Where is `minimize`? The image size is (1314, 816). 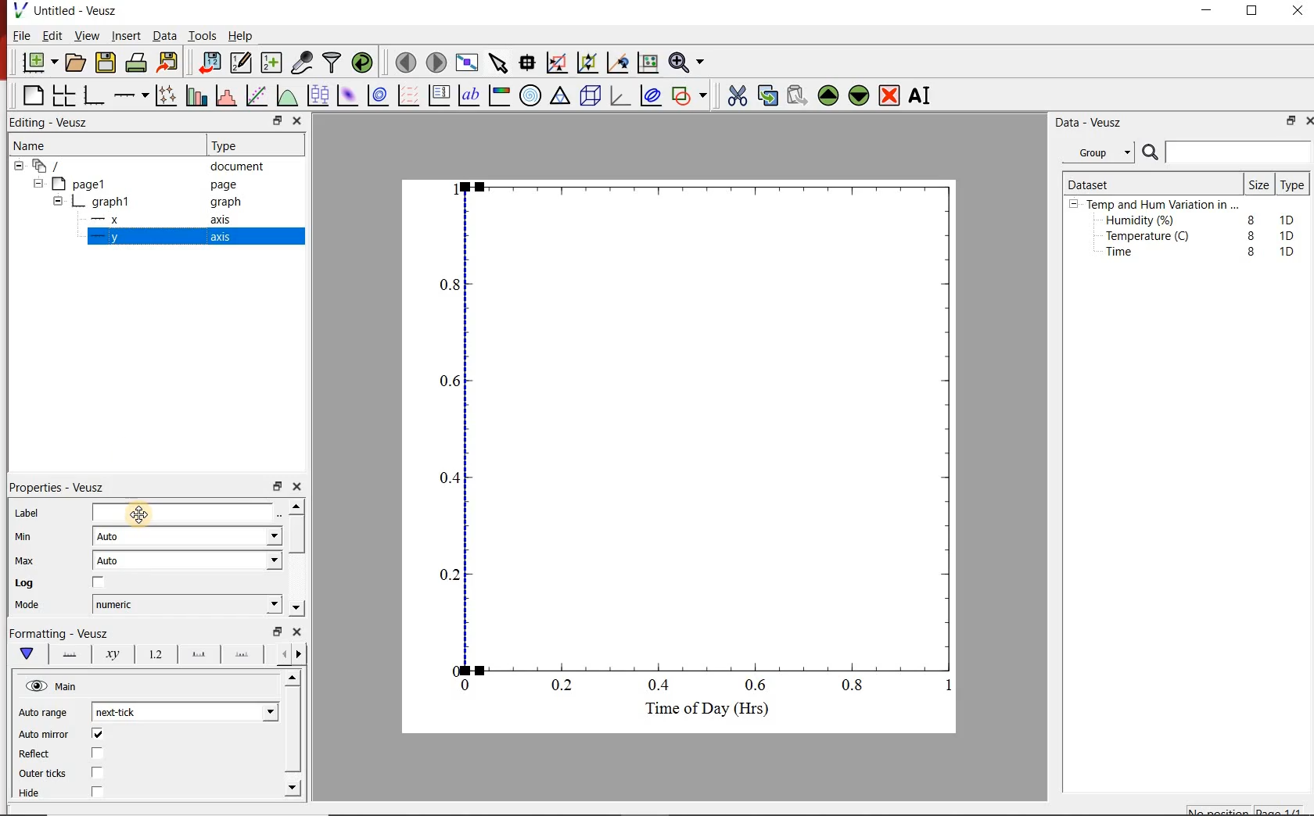
minimize is located at coordinates (1212, 11).